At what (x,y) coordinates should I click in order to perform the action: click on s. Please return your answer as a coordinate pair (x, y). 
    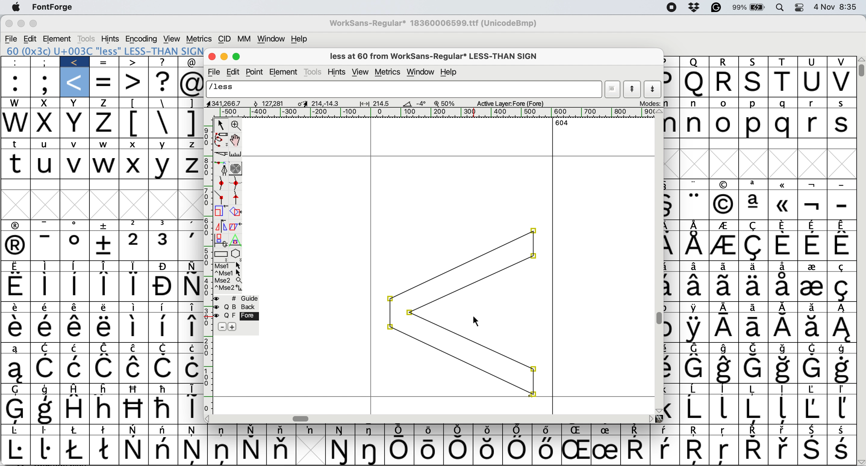
    Looking at the image, I should click on (755, 62).